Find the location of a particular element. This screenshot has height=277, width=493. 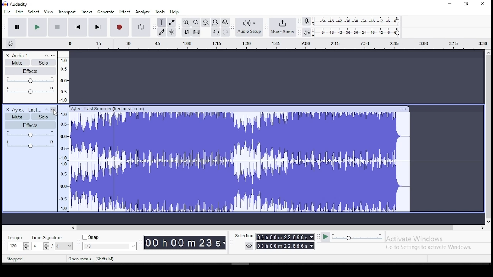

tempo is located at coordinates (18, 246).